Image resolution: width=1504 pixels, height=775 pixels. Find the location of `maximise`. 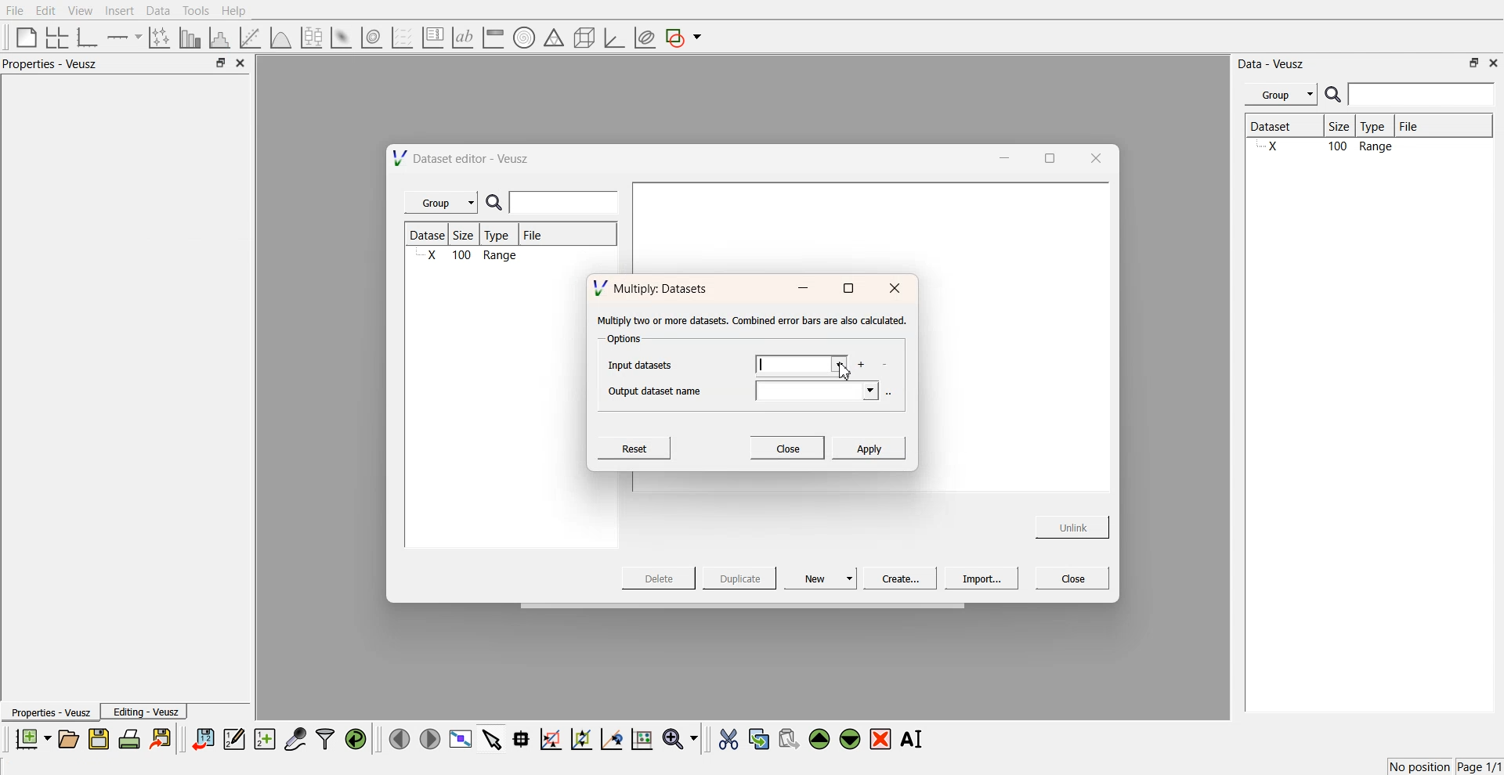

maximise is located at coordinates (1045, 157).